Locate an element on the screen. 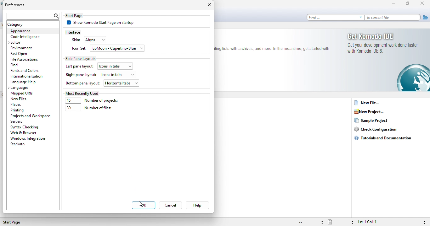 Image resolution: width=430 pixels, height=226 pixels. file encoding is located at coordinates (310, 222).